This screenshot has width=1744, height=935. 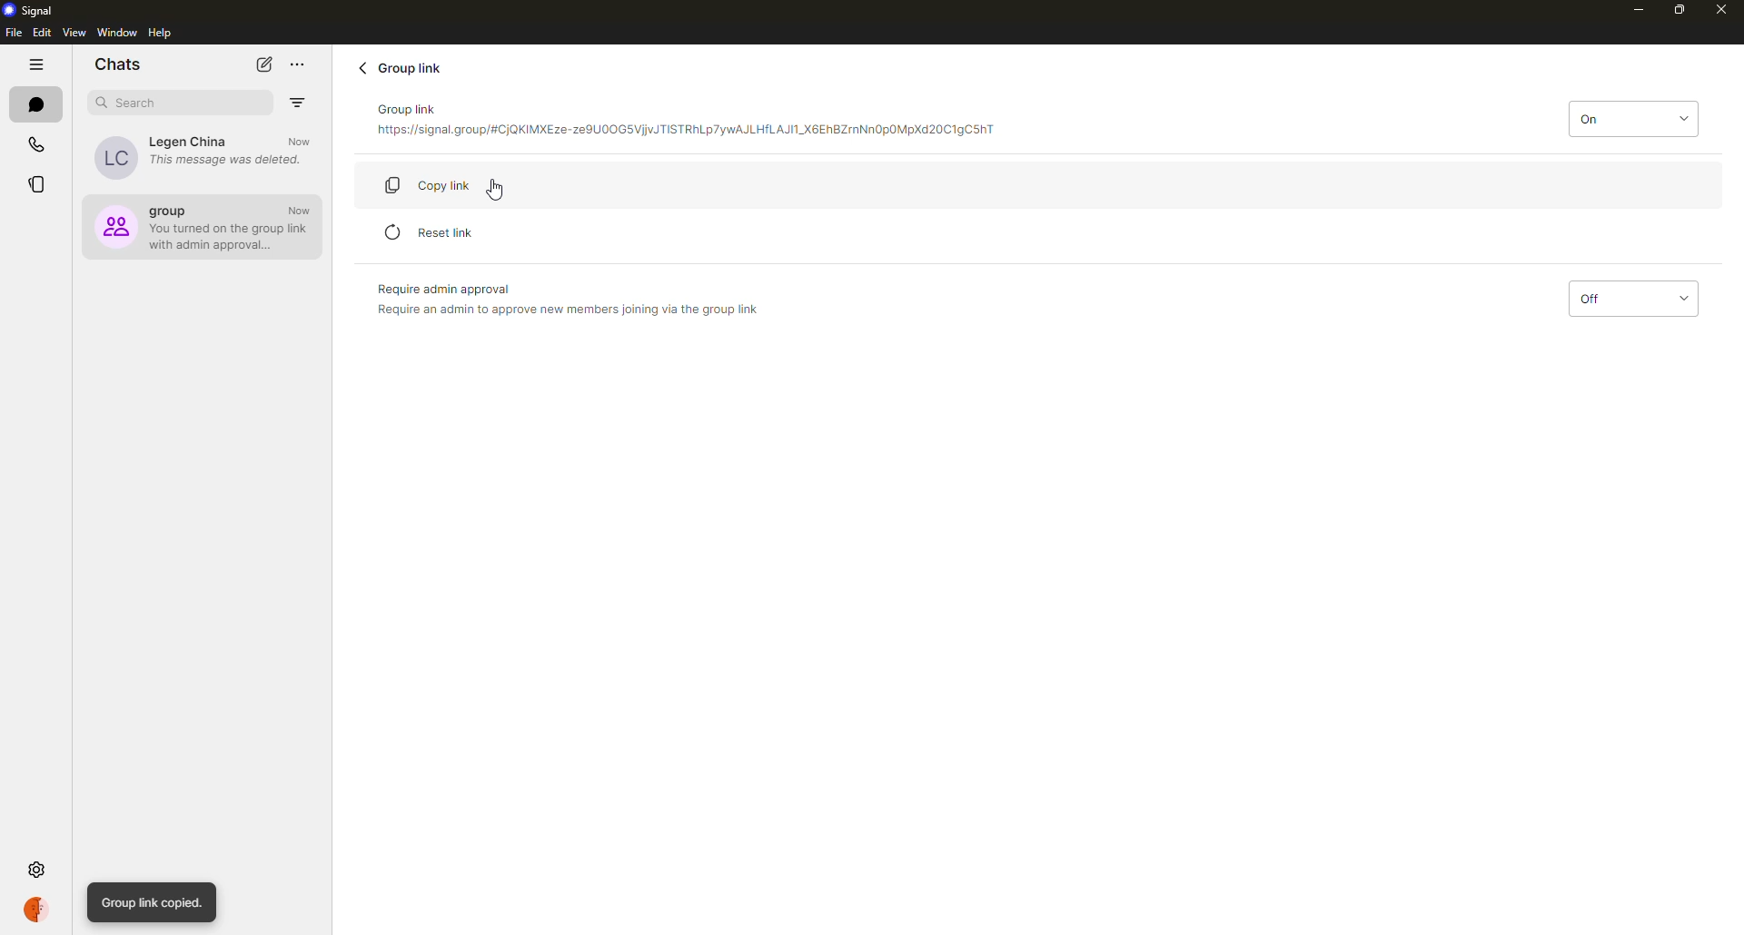 I want to click on group link, so click(x=685, y=123).